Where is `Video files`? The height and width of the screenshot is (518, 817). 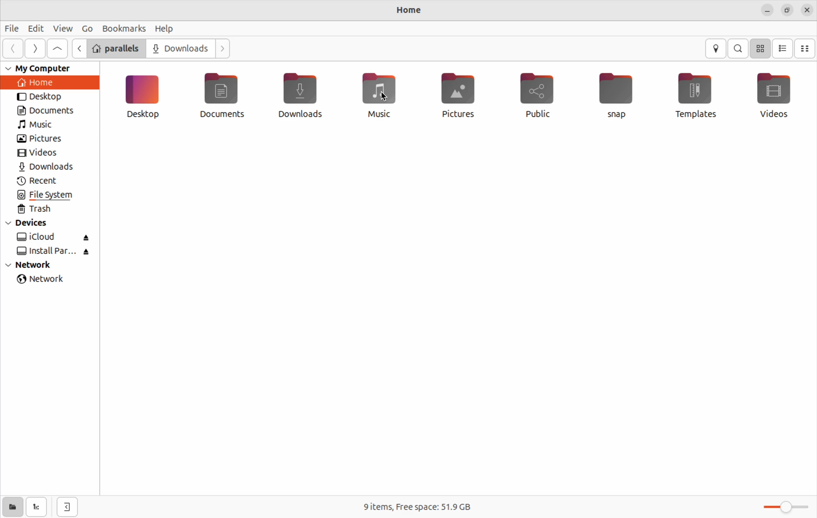
Video files is located at coordinates (775, 94).